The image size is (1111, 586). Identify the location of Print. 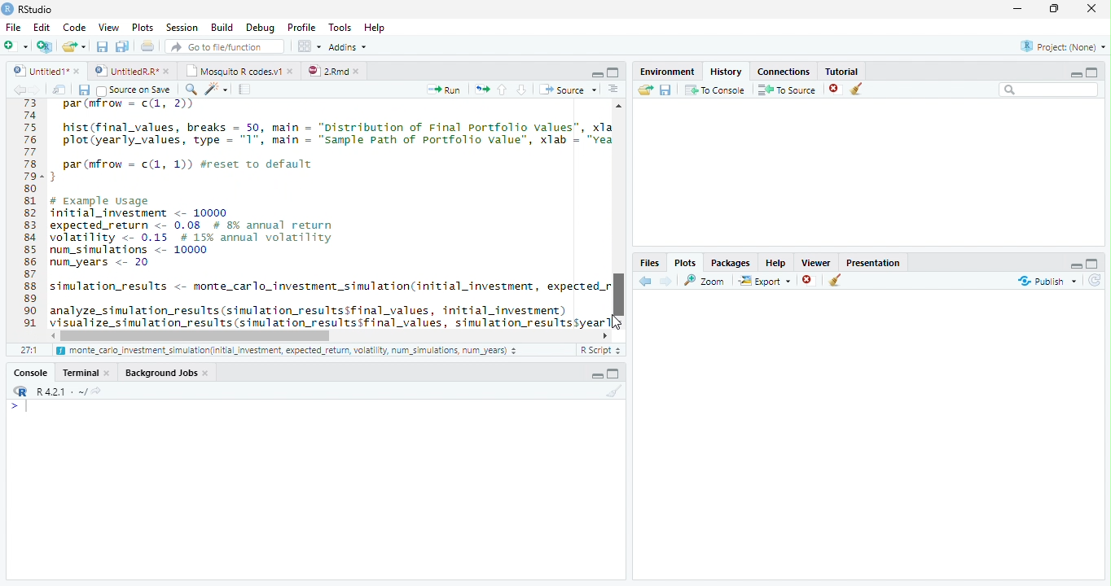
(147, 46).